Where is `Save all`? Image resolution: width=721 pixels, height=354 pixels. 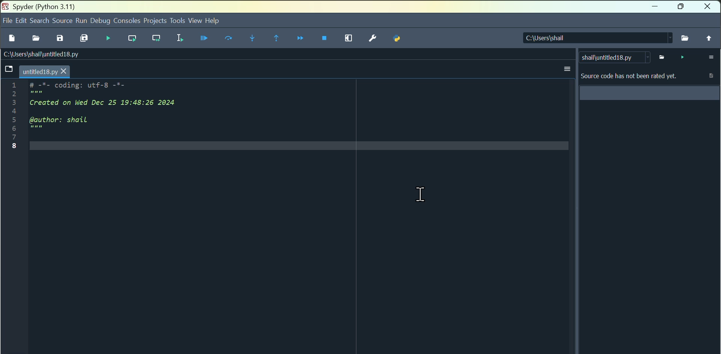 Save all is located at coordinates (84, 38).